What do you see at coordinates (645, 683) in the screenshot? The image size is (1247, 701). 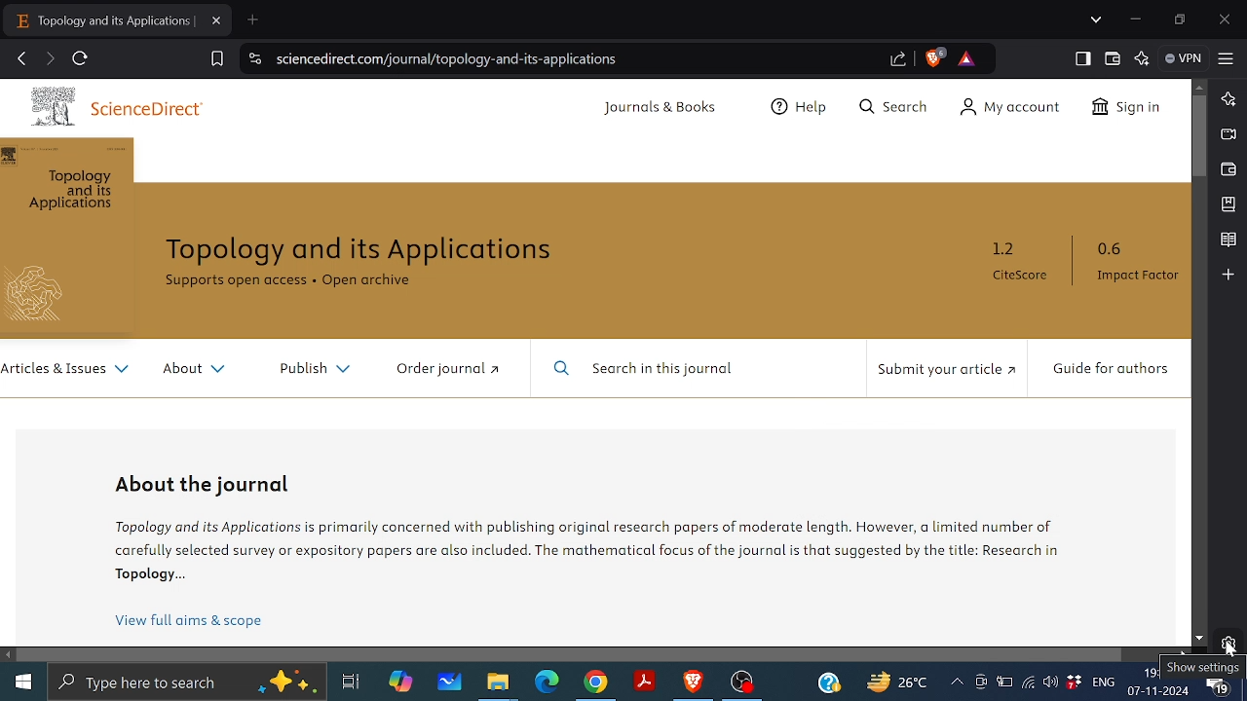 I see `Adobe reader` at bounding box center [645, 683].